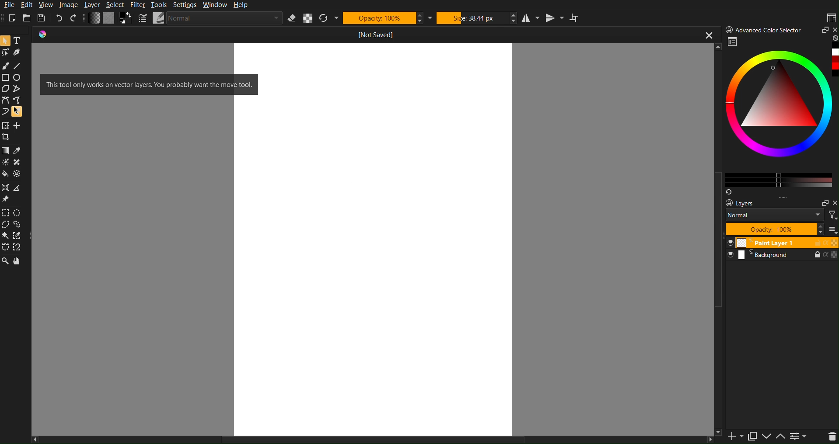 Image resolution: width=839 pixels, height=444 pixels. Describe the element at coordinates (118, 4) in the screenshot. I see `Select` at that location.